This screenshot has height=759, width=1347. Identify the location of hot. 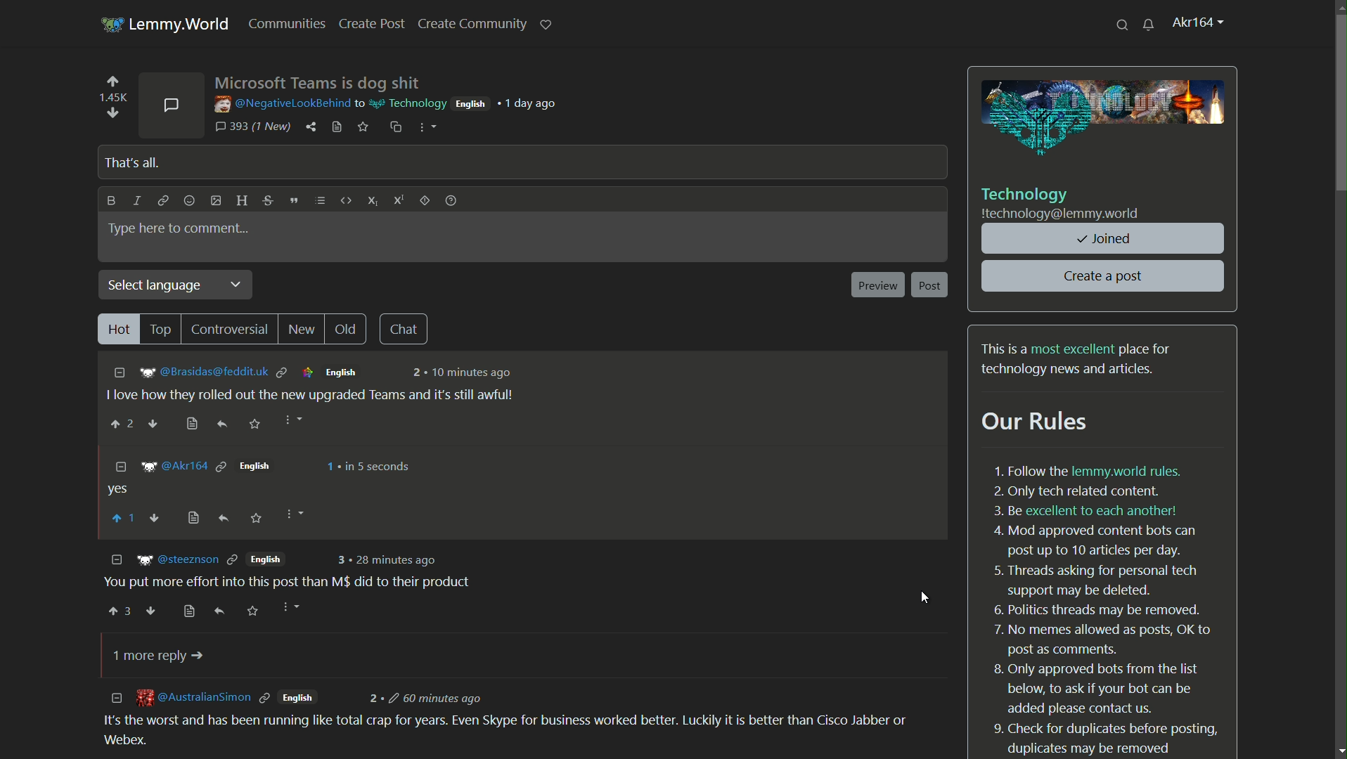
(117, 329).